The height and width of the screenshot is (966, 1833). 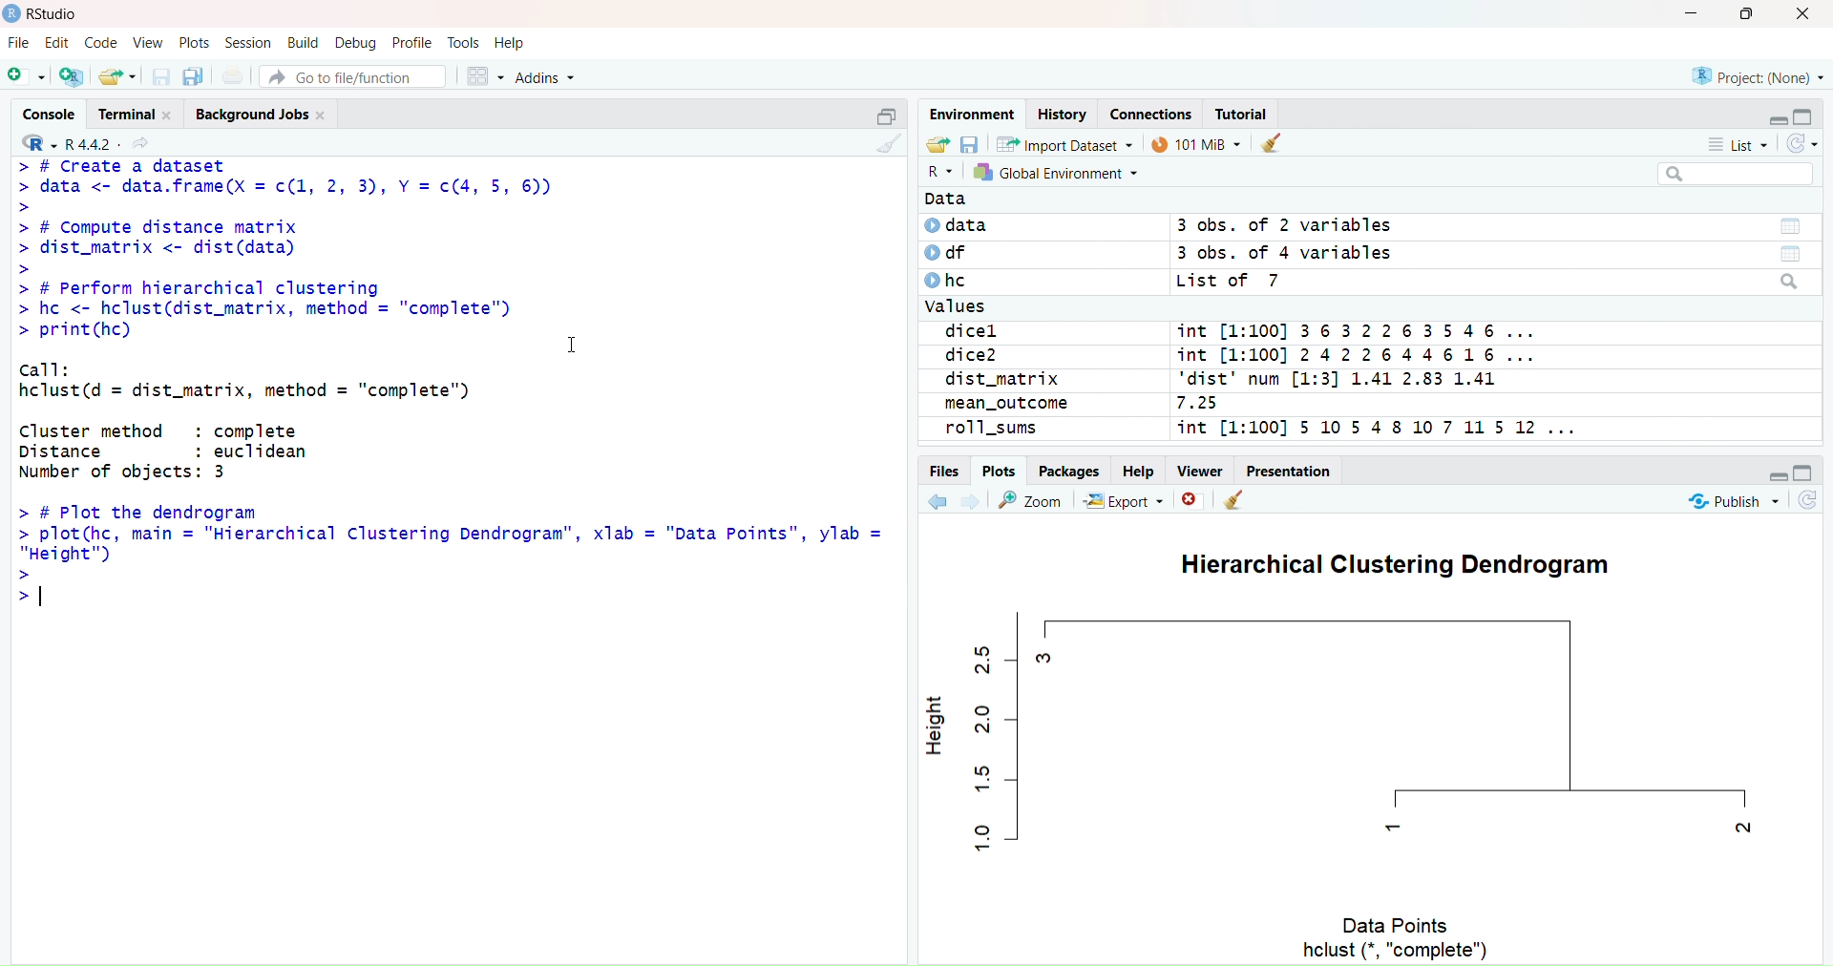 I want to click on Session, so click(x=250, y=41).